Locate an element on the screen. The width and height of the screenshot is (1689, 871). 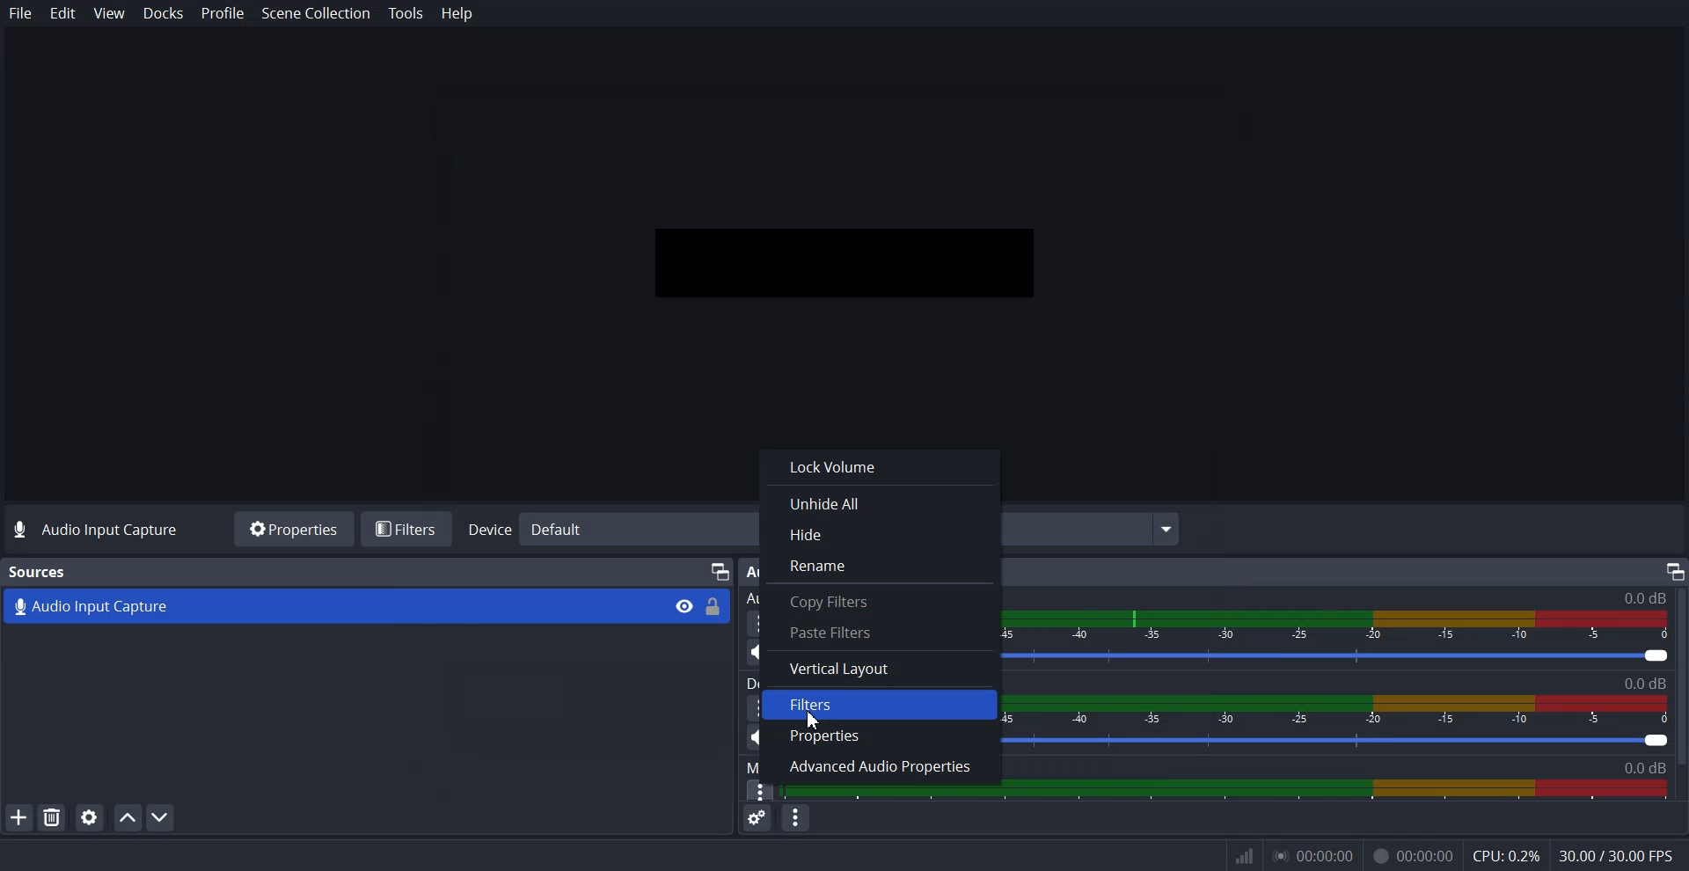
Lock is located at coordinates (712, 607).